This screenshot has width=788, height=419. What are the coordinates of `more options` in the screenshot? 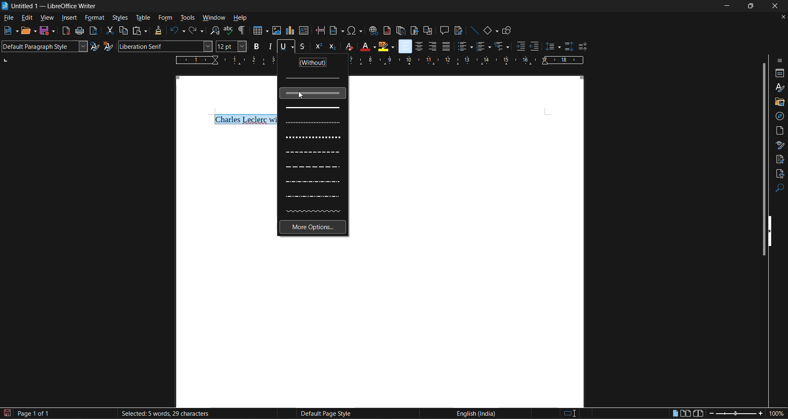 It's located at (312, 228).